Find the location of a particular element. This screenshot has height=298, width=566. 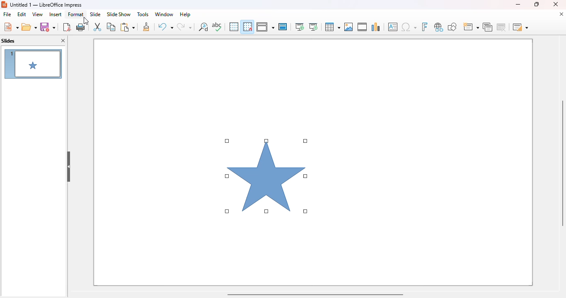

delete slide is located at coordinates (503, 27).